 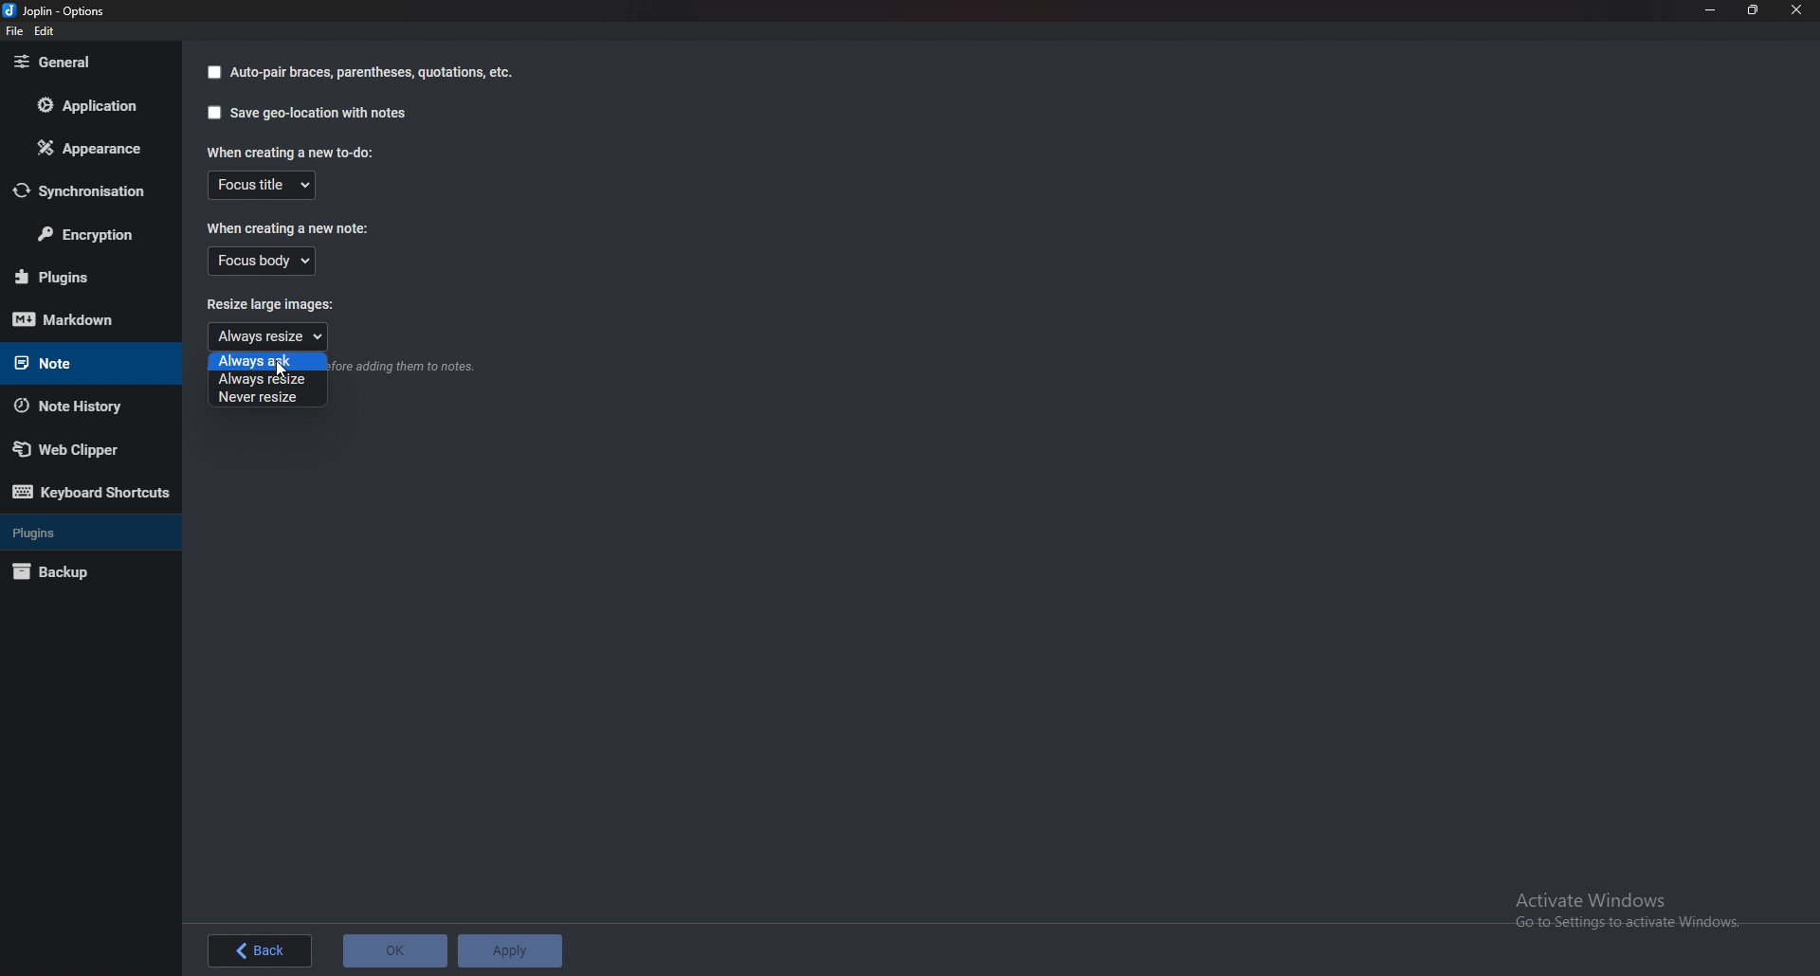 What do you see at coordinates (213, 113) in the screenshot?
I see `checkbox` at bounding box center [213, 113].